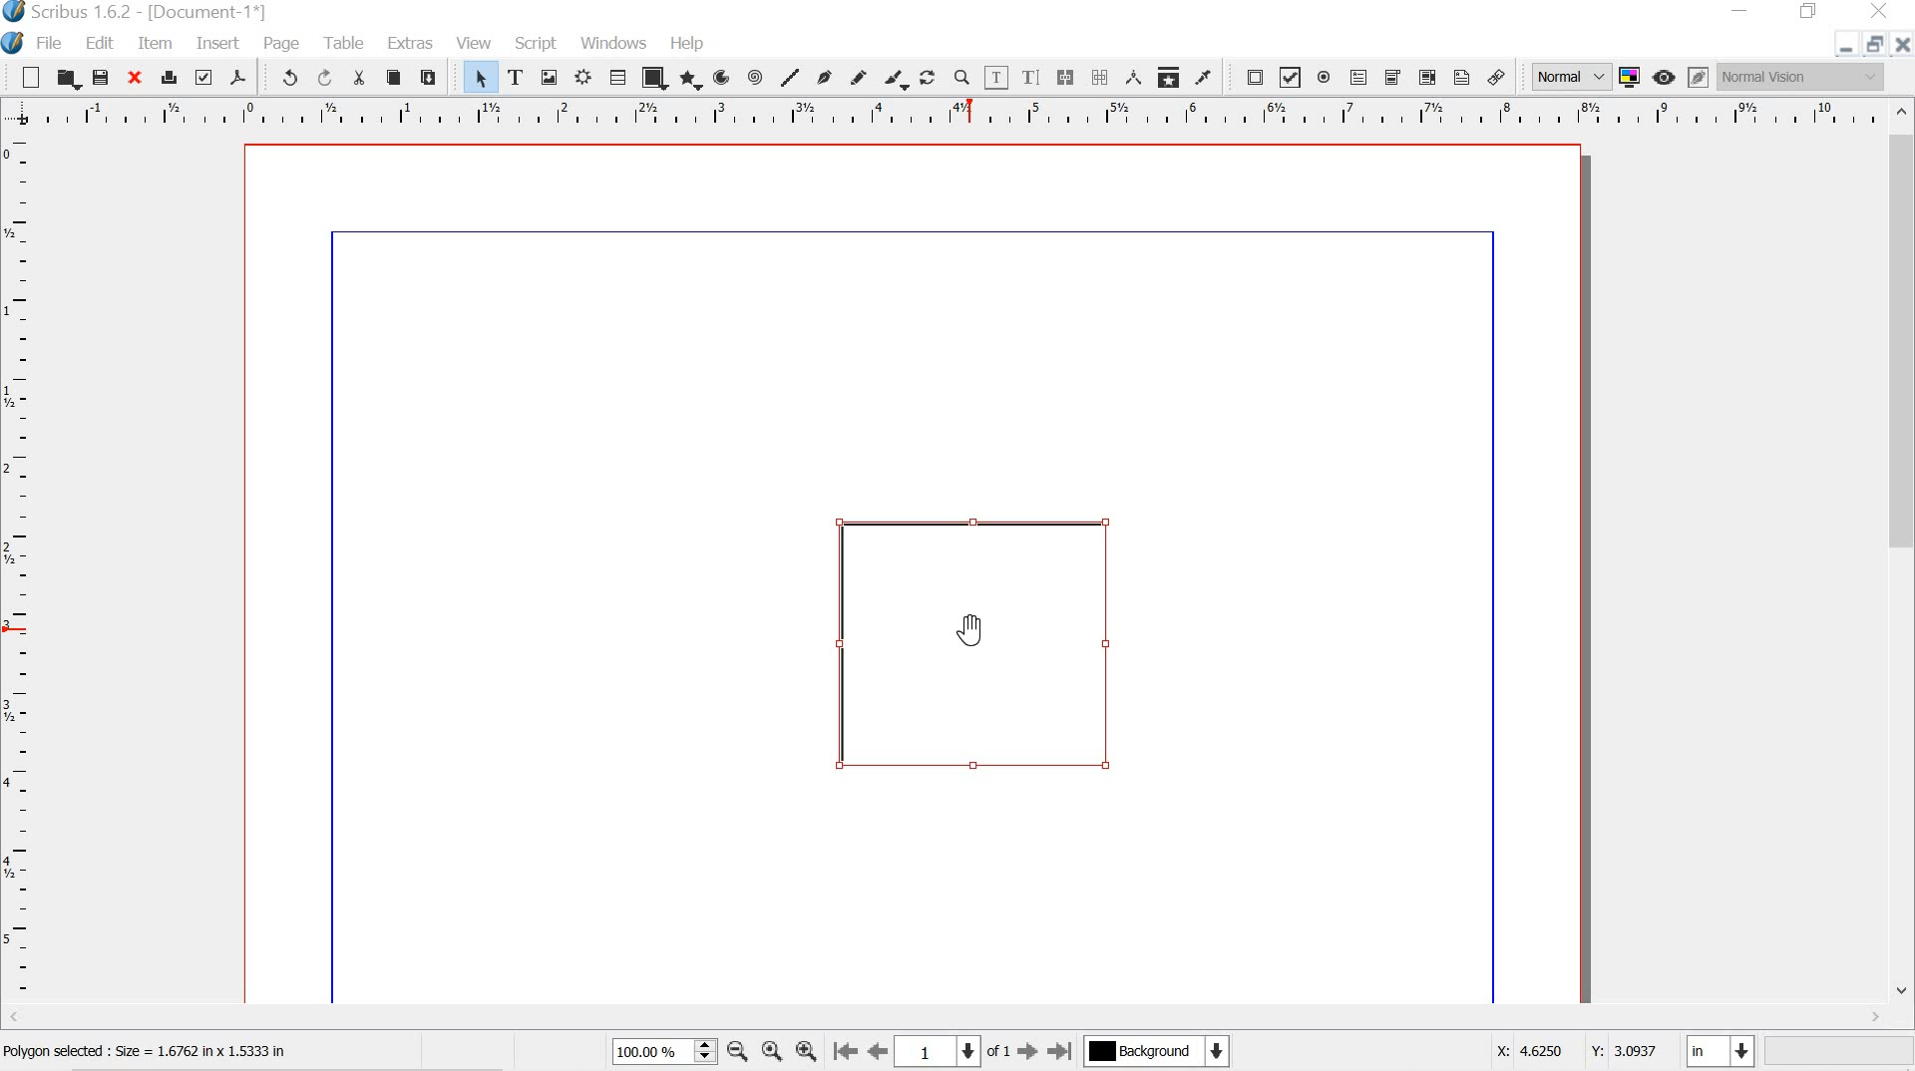  Describe the element at coordinates (1575, 1053) in the screenshot. I see `X: 4.6250 Y: 3.0937` at that location.